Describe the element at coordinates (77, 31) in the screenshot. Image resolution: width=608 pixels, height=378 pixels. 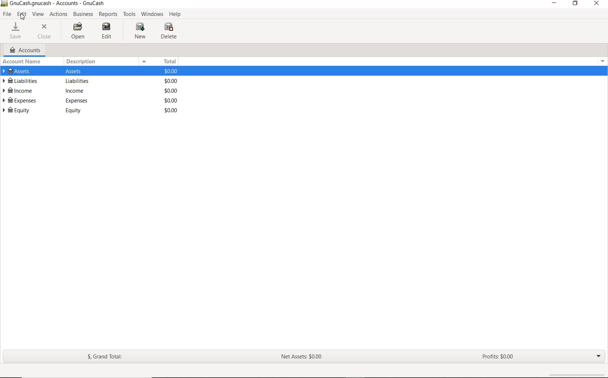
I see `OPEN` at that location.